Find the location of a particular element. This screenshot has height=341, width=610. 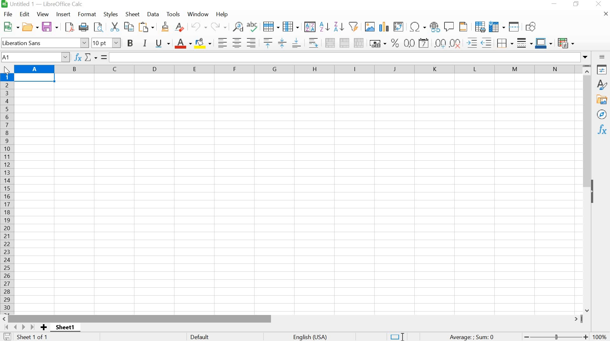

Delete Decimal Place is located at coordinates (455, 43).